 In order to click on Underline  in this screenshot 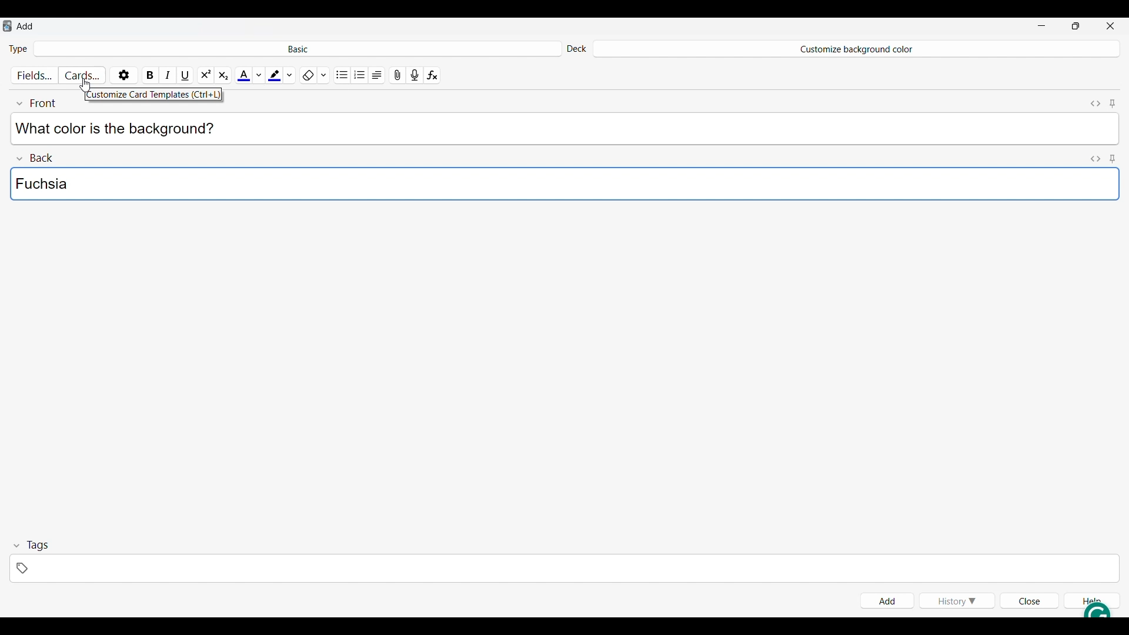, I will do `click(186, 73)`.